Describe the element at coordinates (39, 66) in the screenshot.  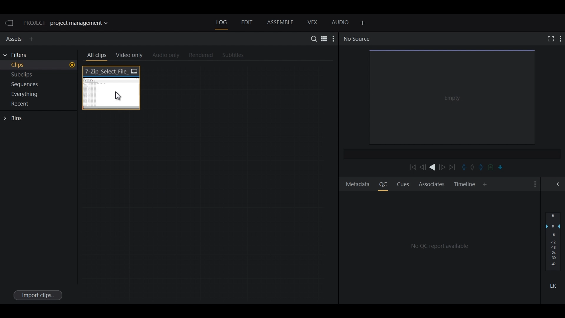
I see `Show Clips in current project` at that location.